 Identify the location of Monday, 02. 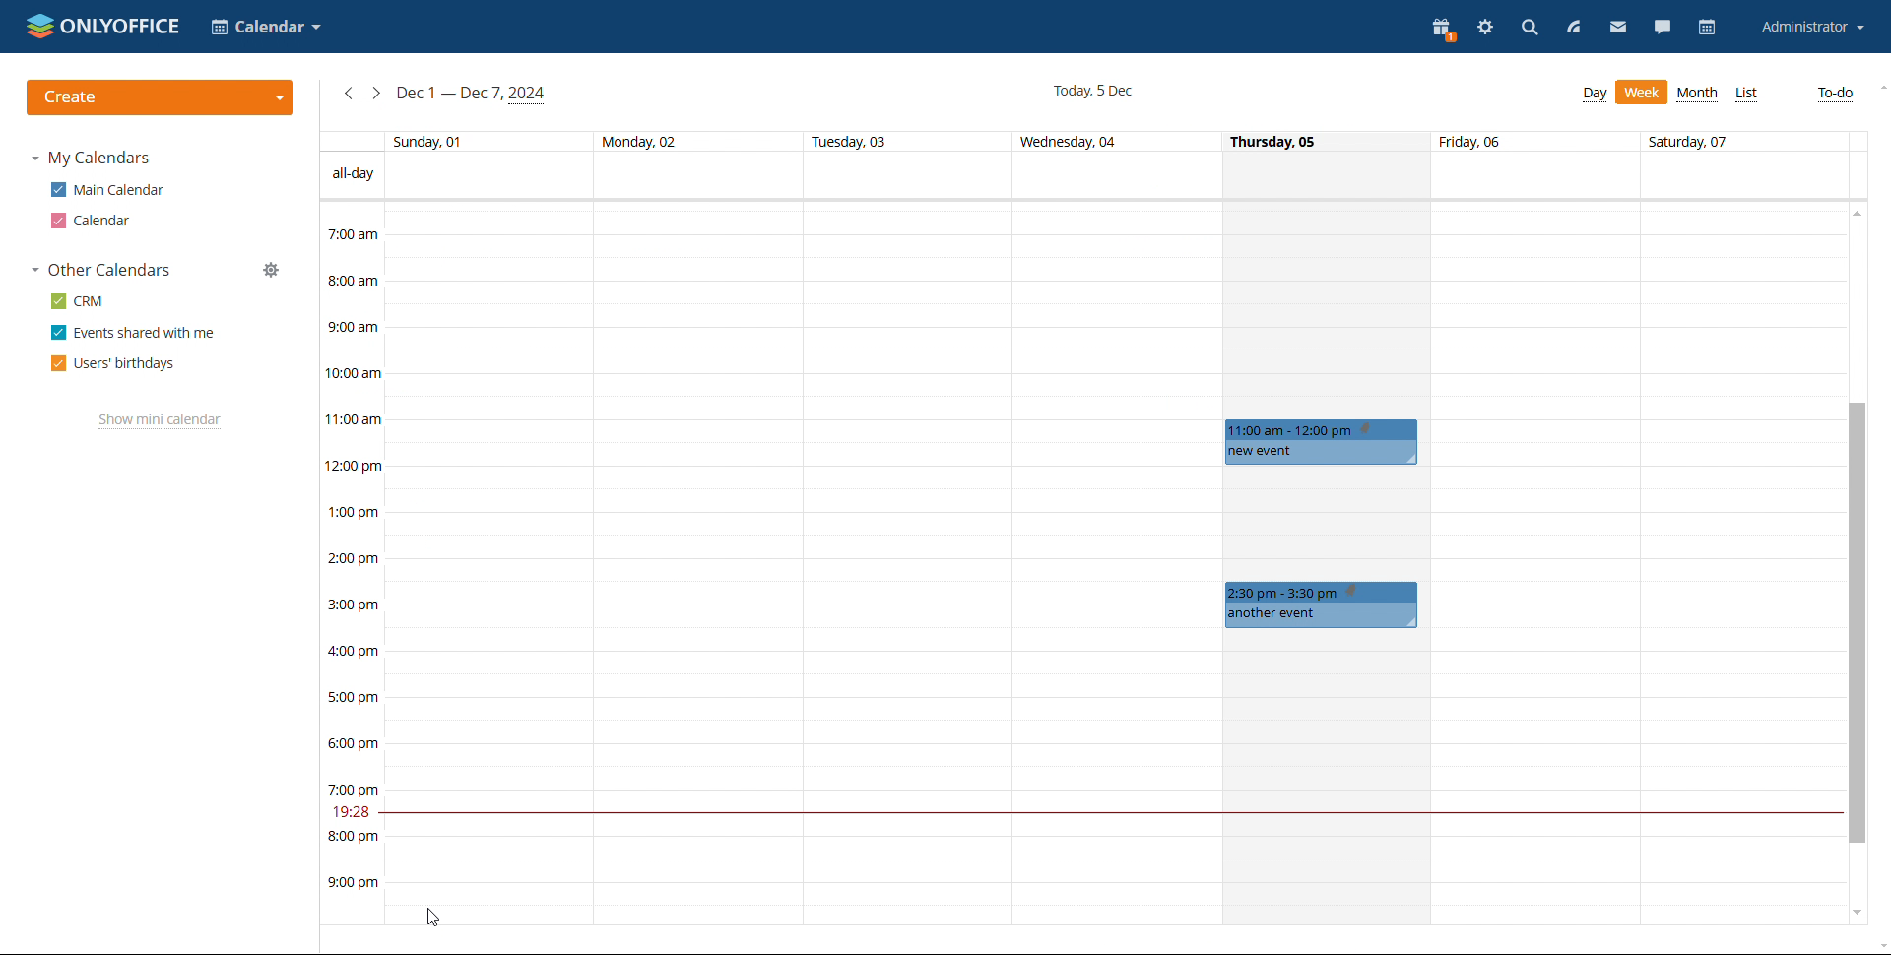
(661, 142).